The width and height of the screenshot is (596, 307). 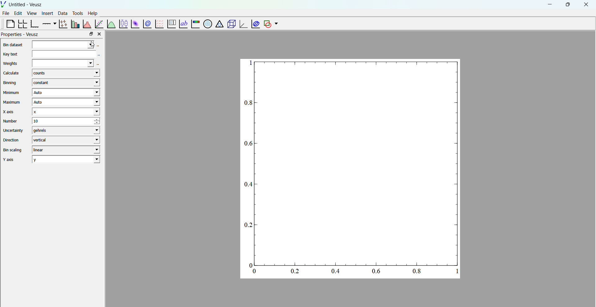 I want to click on text label, so click(x=183, y=23).